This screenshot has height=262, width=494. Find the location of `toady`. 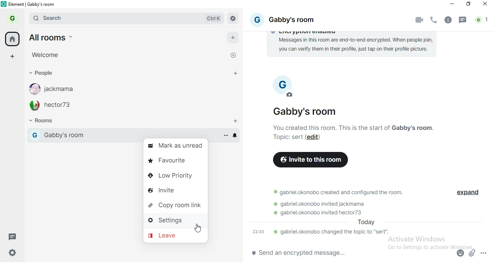

toady is located at coordinates (365, 222).